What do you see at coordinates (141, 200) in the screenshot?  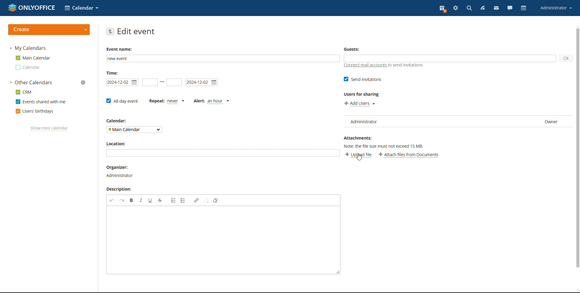 I see `italic` at bounding box center [141, 200].